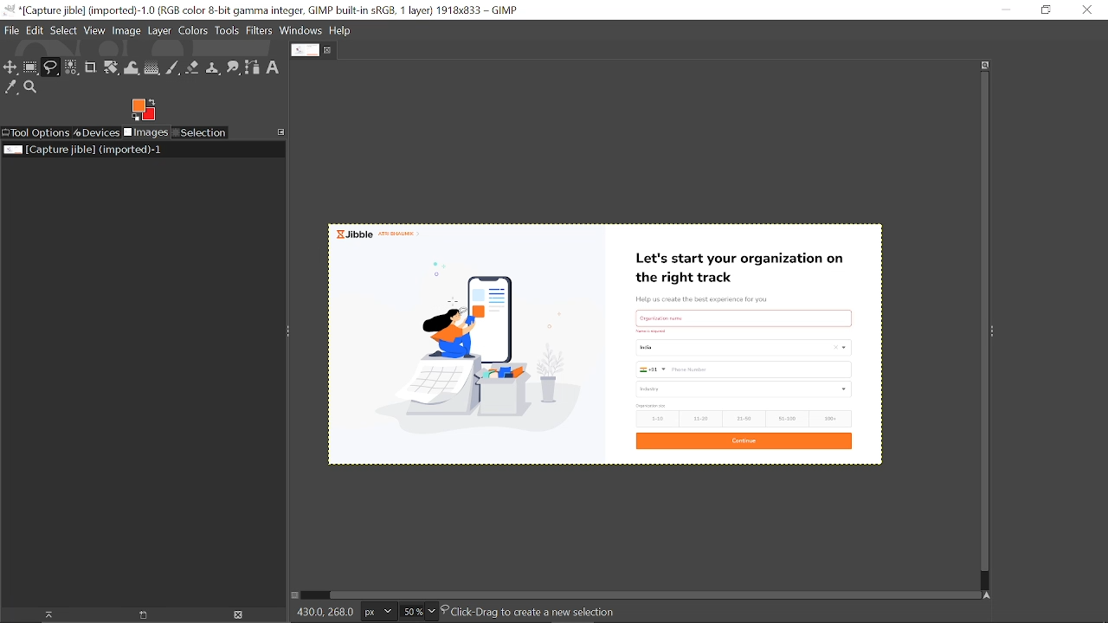  I want to click on Paintbrush tool, so click(173, 68).